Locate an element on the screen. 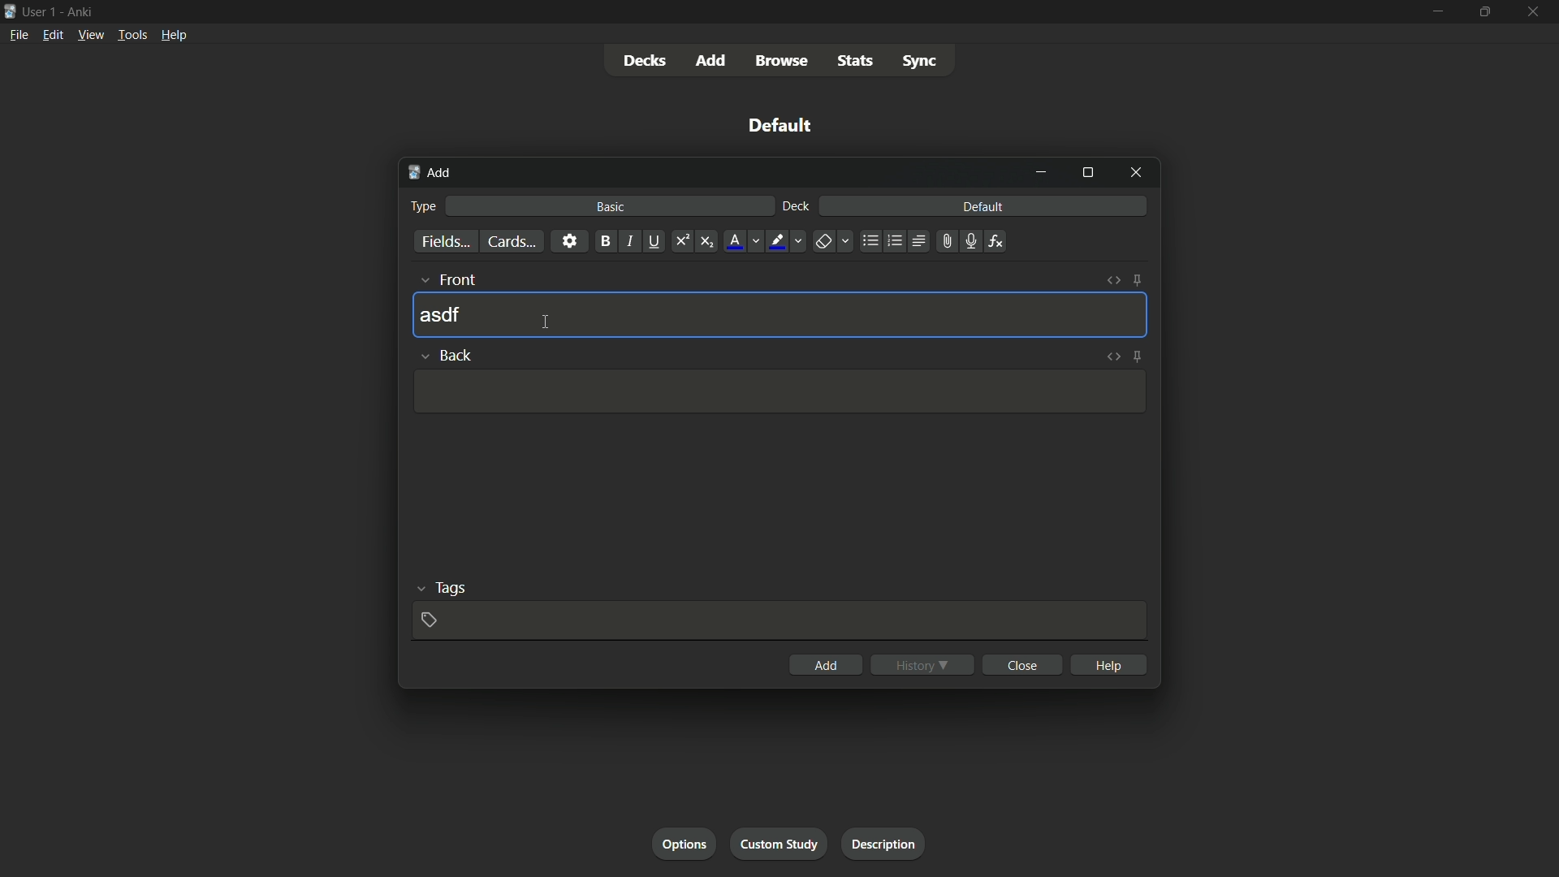 The height and width of the screenshot is (877, 1559). history is located at coordinates (923, 664).